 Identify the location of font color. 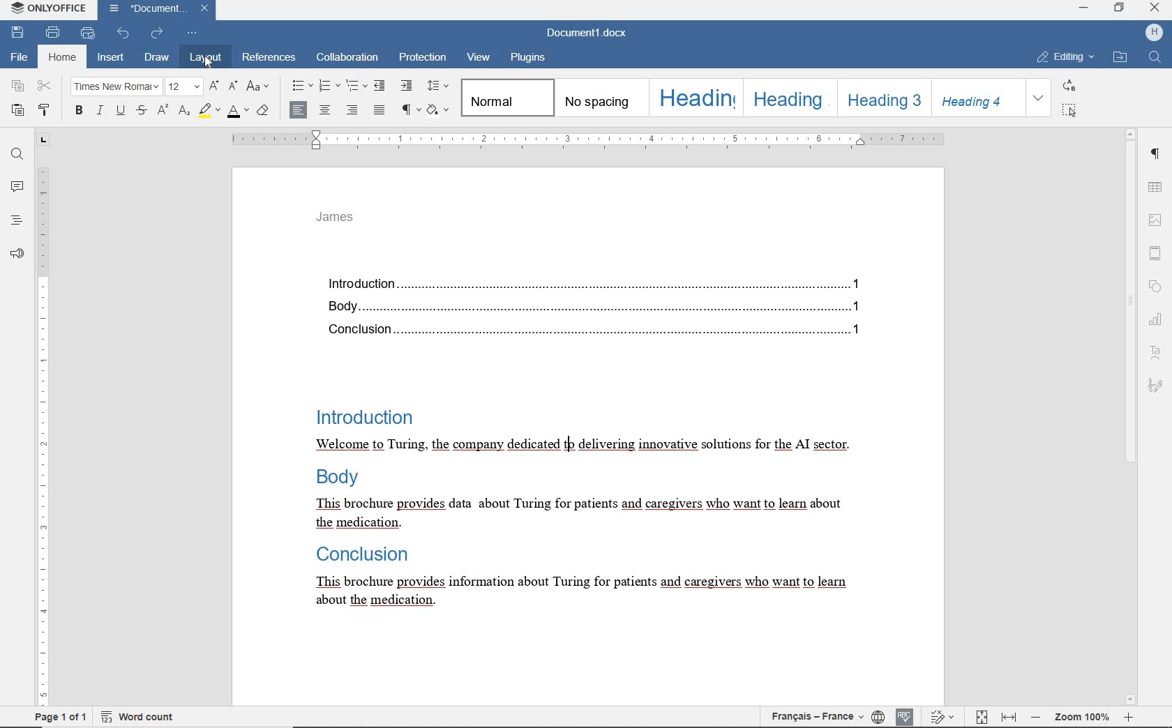
(237, 112).